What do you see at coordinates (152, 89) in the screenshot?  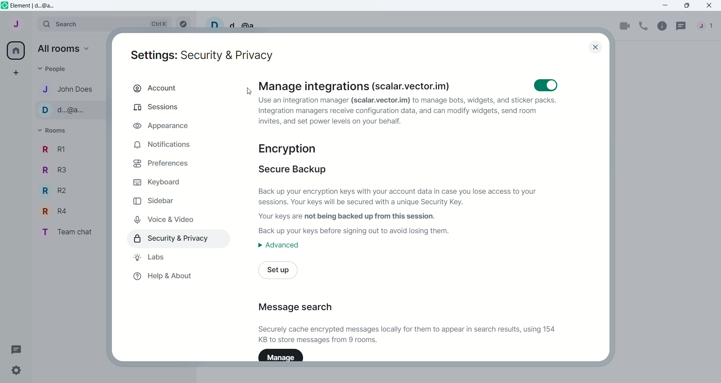 I see `account` at bounding box center [152, 89].